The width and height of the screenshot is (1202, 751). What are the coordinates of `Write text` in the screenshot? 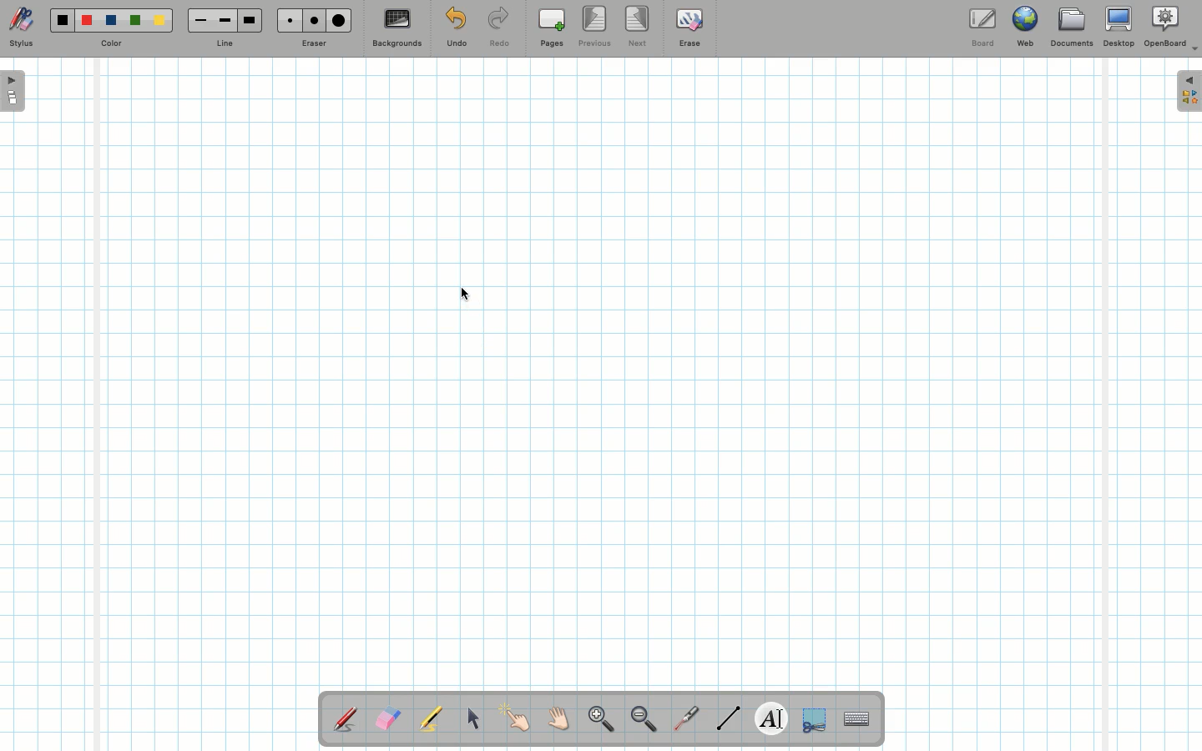 It's located at (773, 716).